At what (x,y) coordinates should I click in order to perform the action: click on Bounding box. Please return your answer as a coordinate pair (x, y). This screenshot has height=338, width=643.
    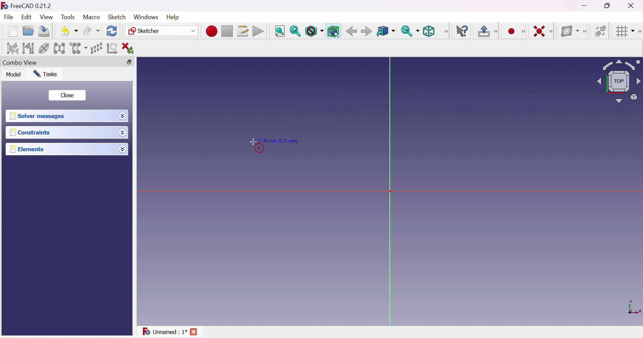
    Looking at the image, I should click on (334, 32).